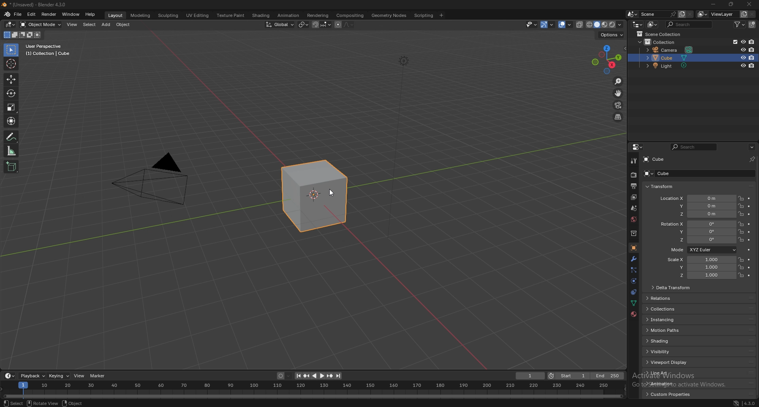  I want to click on mode, so click(22, 34).